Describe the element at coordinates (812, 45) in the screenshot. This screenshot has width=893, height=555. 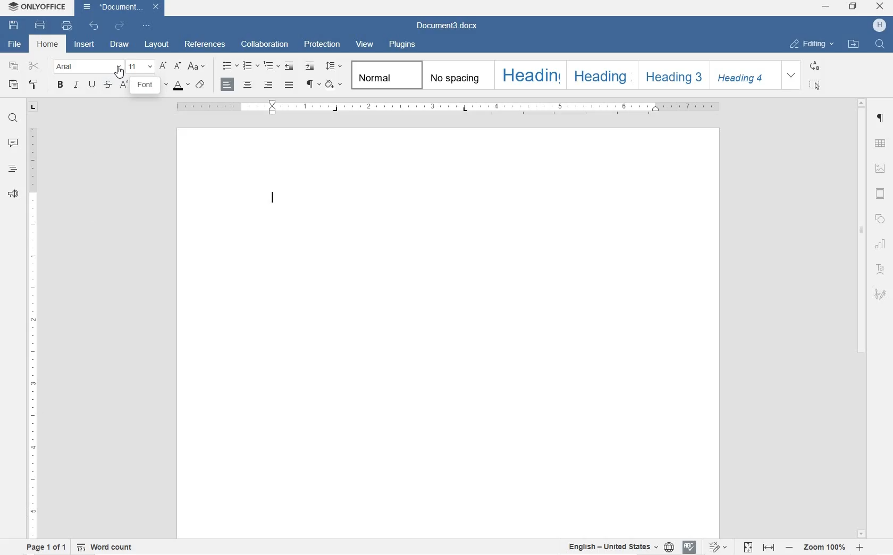
I see `EDITING` at that location.